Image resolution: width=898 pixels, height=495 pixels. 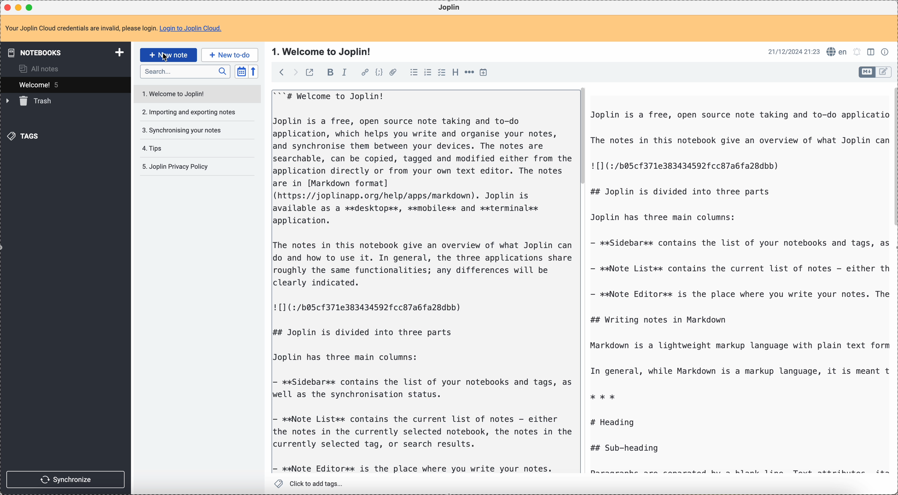 What do you see at coordinates (30, 101) in the screenshot?
I see `trash` at bounding box center [30, 101].